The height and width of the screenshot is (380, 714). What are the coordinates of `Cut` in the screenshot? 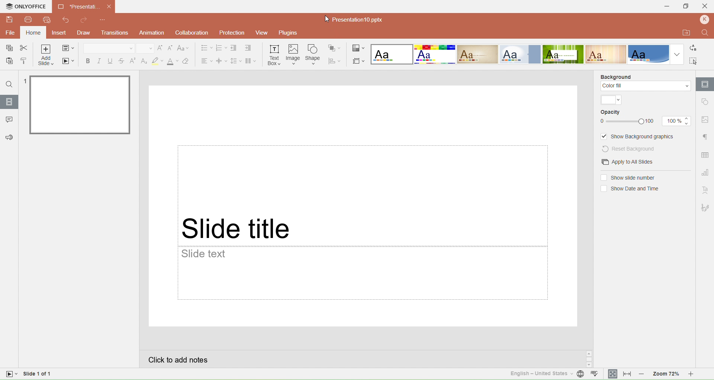 It's located at (24, 48).